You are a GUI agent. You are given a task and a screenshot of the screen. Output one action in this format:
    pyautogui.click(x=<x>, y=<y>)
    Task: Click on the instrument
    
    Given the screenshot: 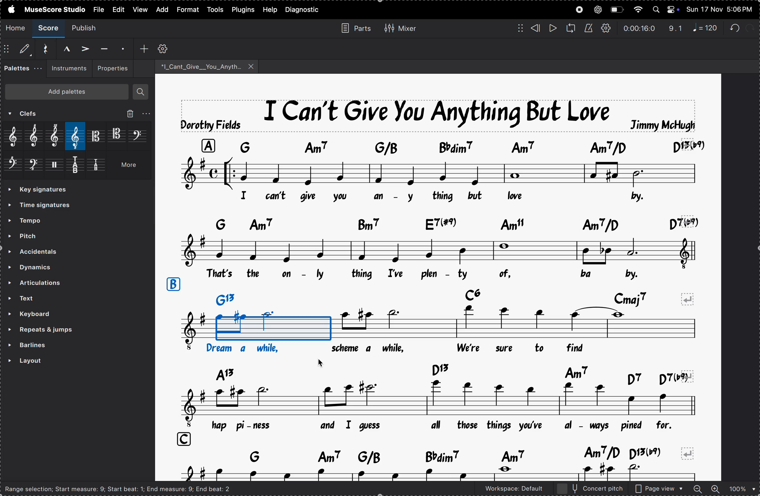 What is the action you would take?
    pyautogui.click(x=67, y=69)
    